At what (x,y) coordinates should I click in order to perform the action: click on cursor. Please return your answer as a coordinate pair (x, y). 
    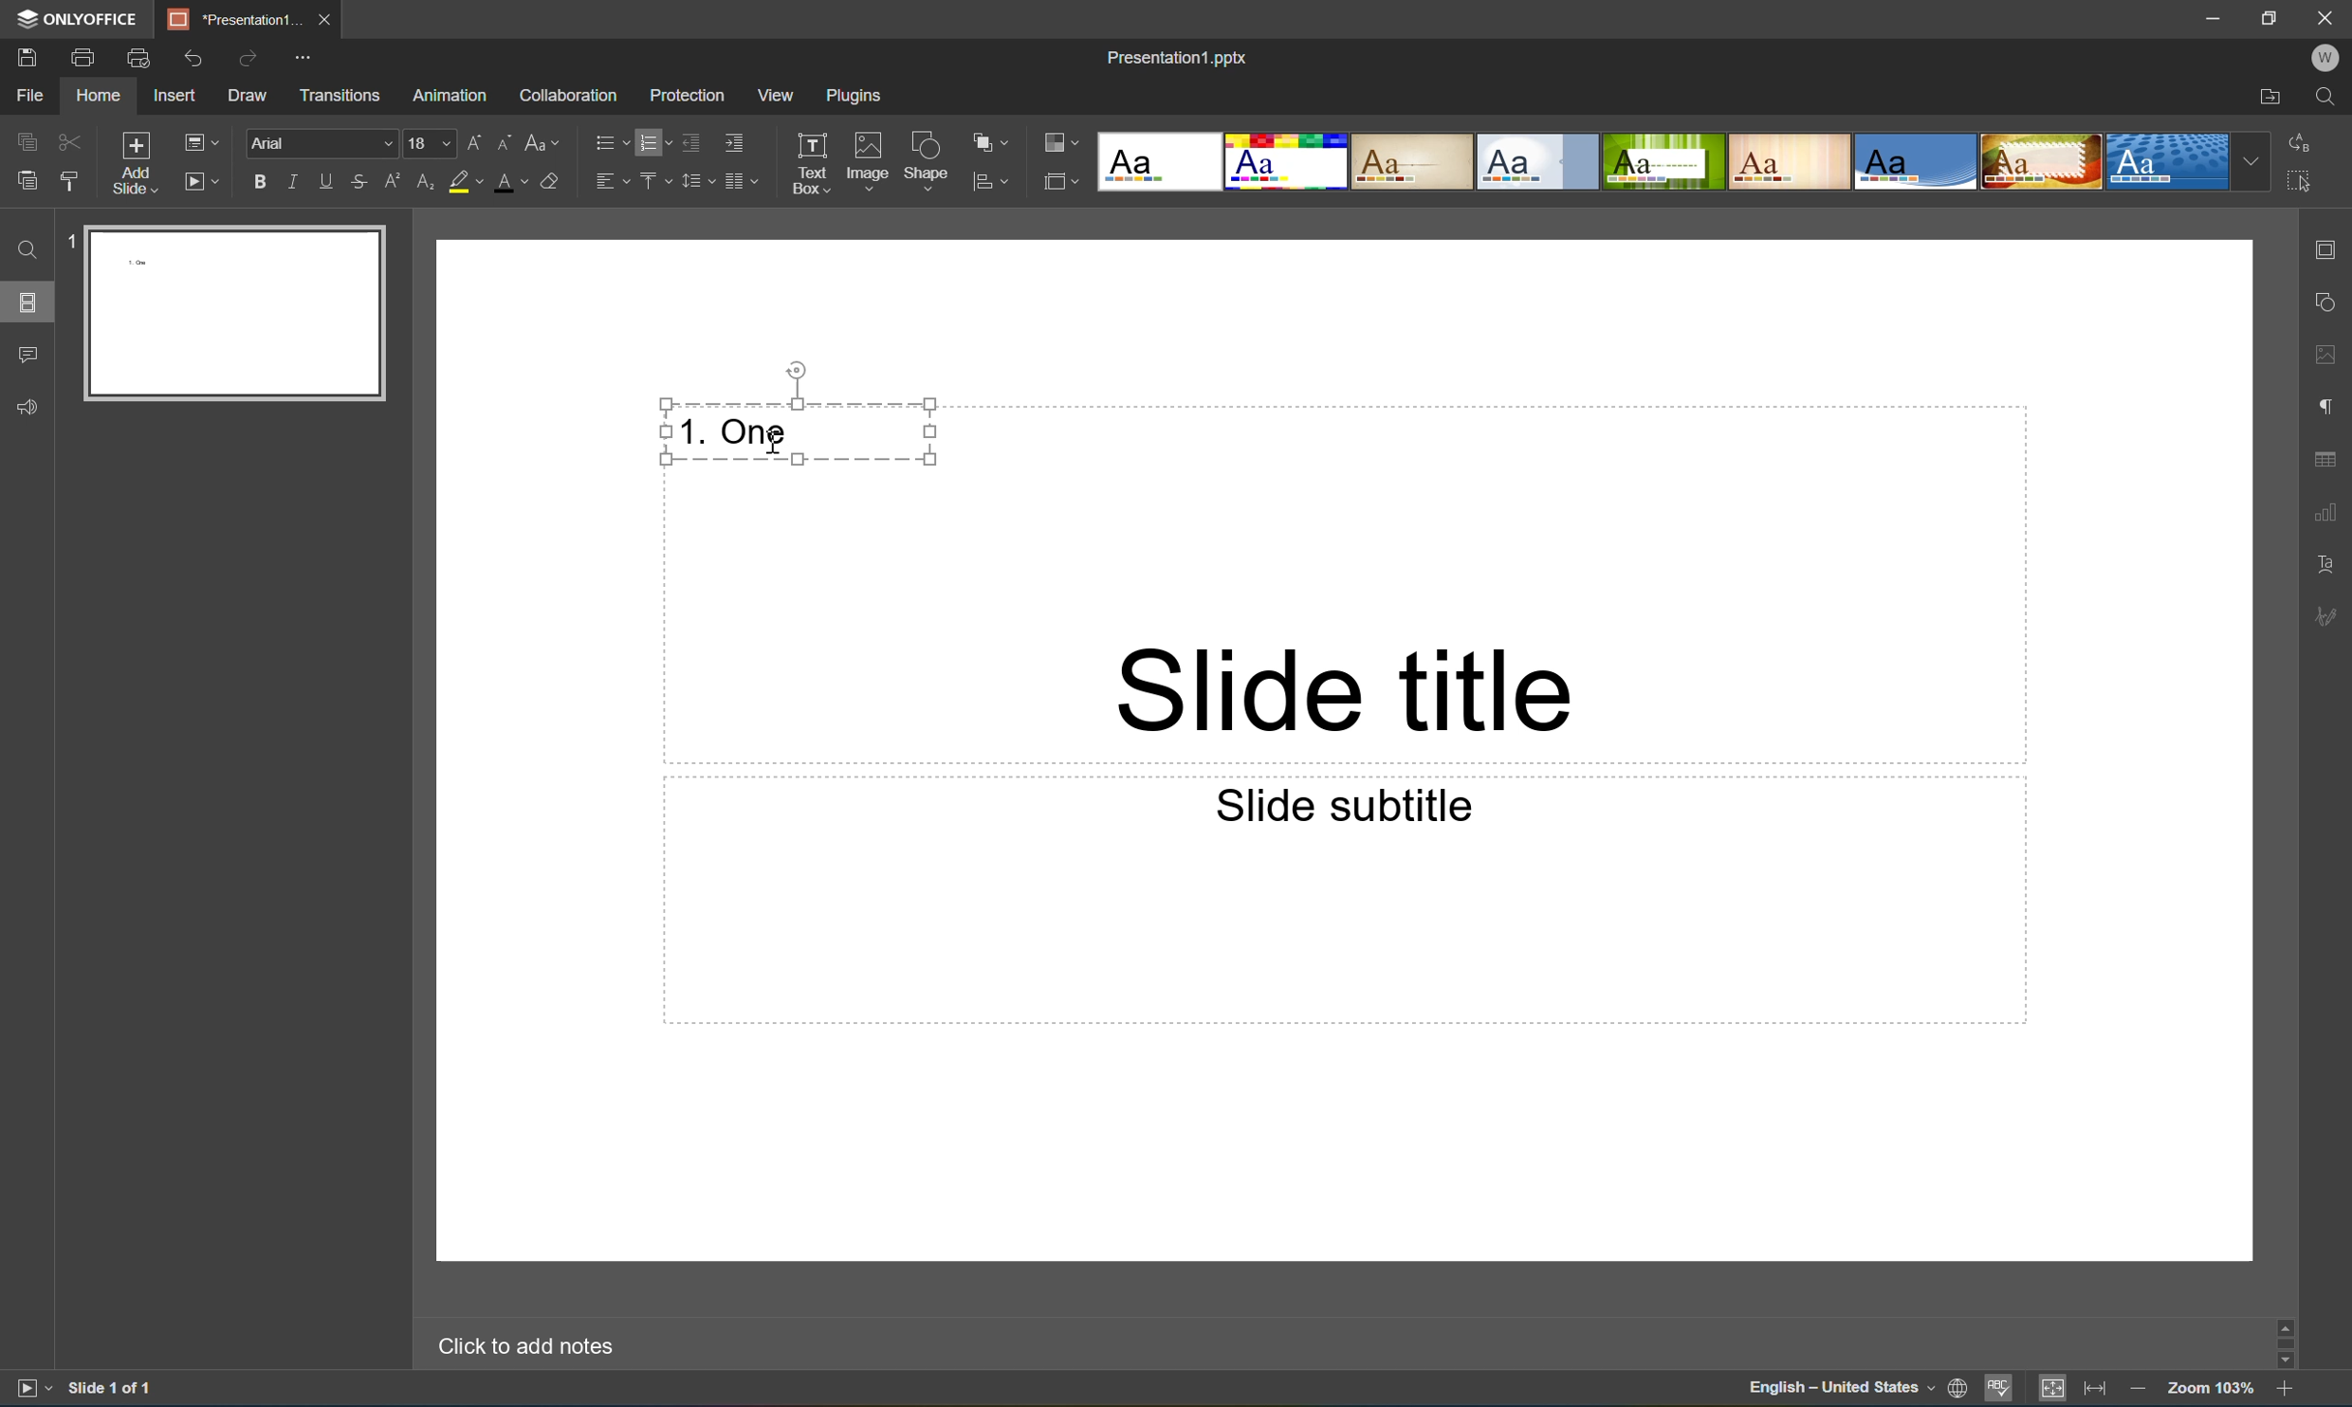
    Looking at the image, I should click on (779, 447).